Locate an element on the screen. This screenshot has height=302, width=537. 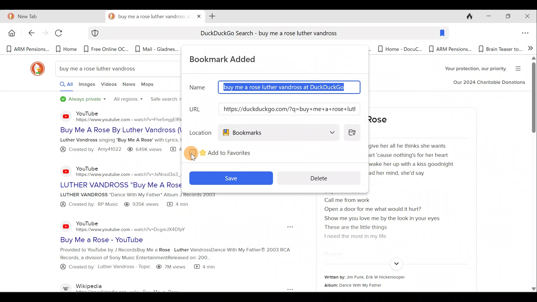
Bookmark 11 is located at coordinates (500, 49).